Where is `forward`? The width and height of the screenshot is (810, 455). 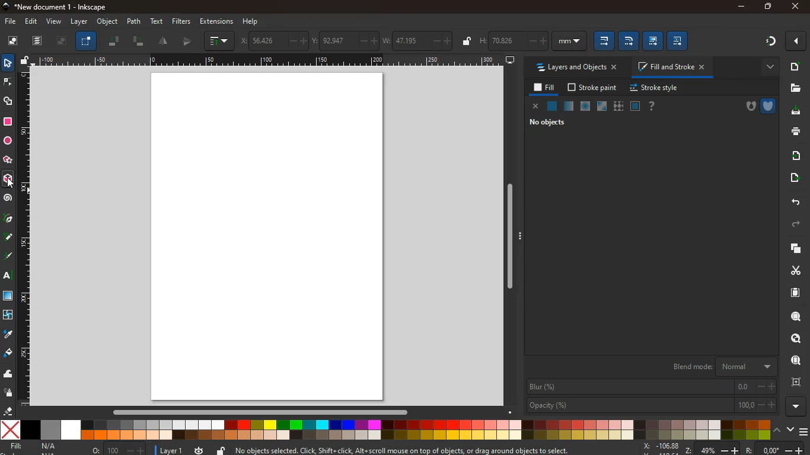
forward is located at coordinates (799, 225).